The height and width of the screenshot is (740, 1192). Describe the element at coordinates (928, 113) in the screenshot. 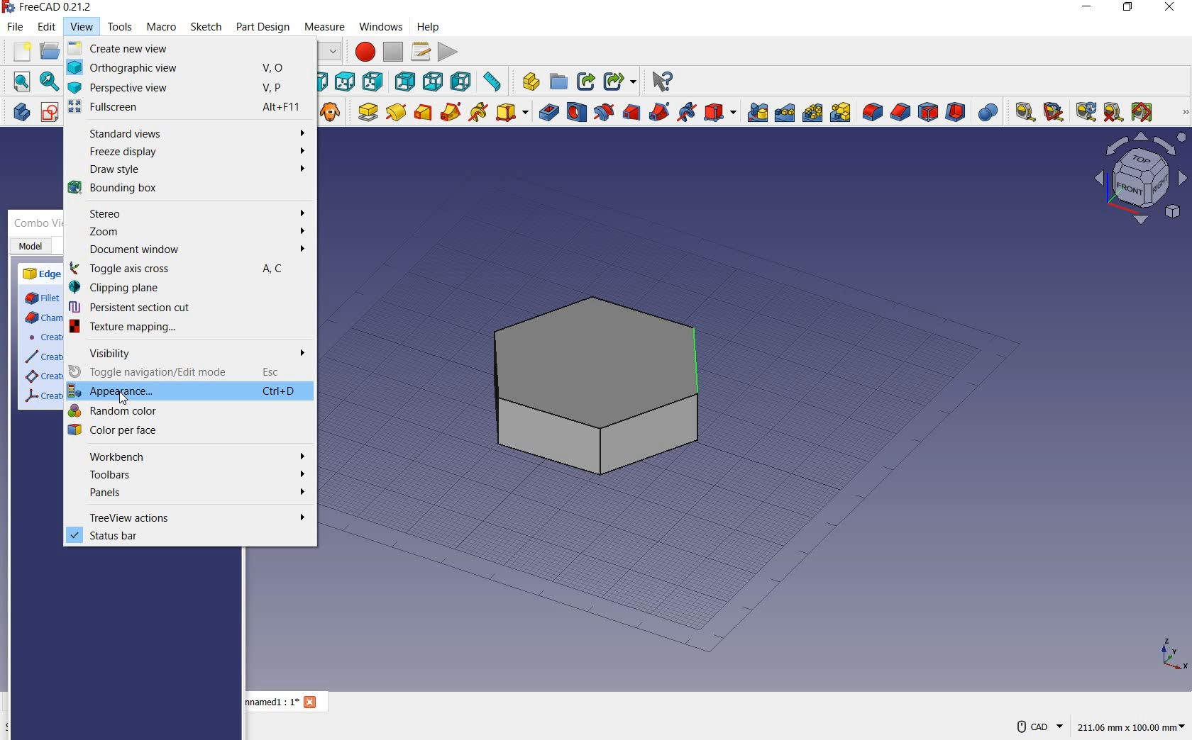

I see `draft` at that location.